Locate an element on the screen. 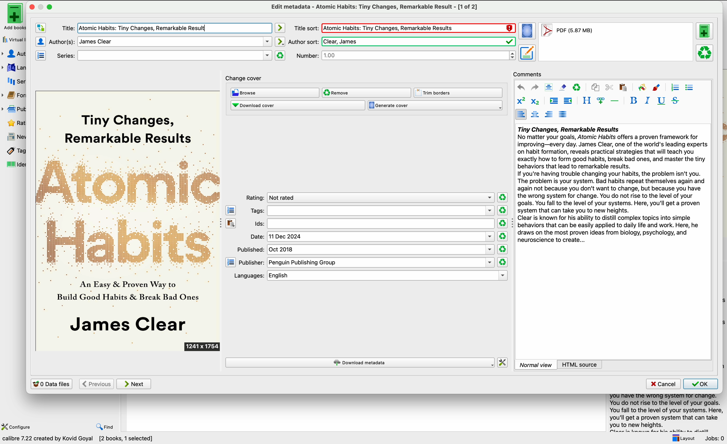  clear rating is located at coordinates (502, 262).